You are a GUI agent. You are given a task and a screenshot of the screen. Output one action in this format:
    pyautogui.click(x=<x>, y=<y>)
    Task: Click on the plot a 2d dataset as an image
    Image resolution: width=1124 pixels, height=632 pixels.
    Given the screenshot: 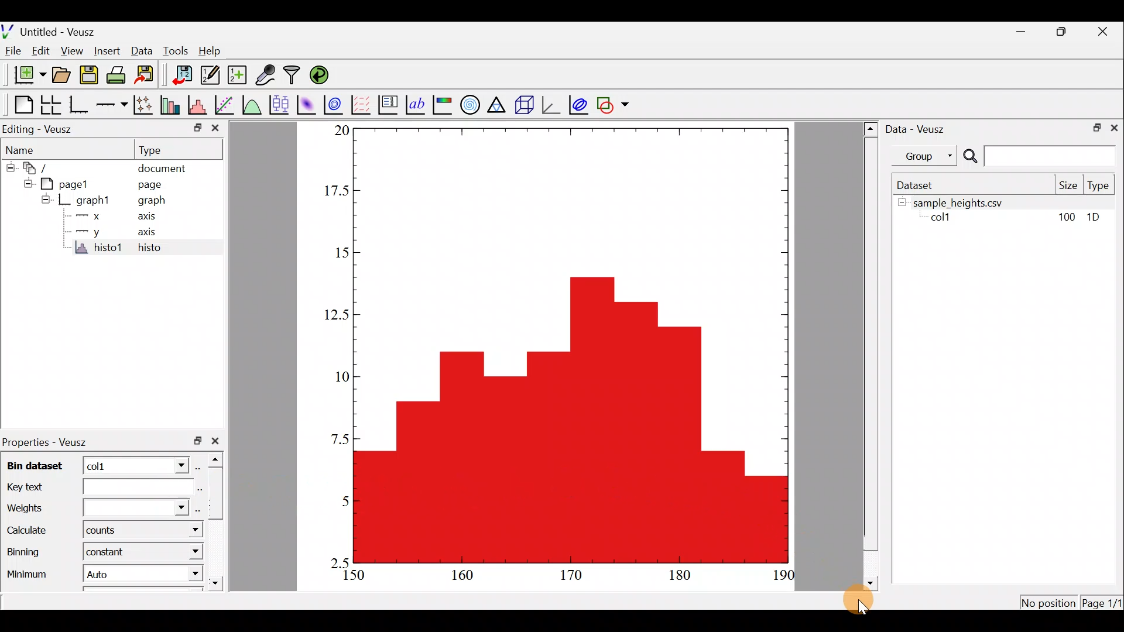 What is the action you would take?
    pyautogui.click(x=306, y=104)
    